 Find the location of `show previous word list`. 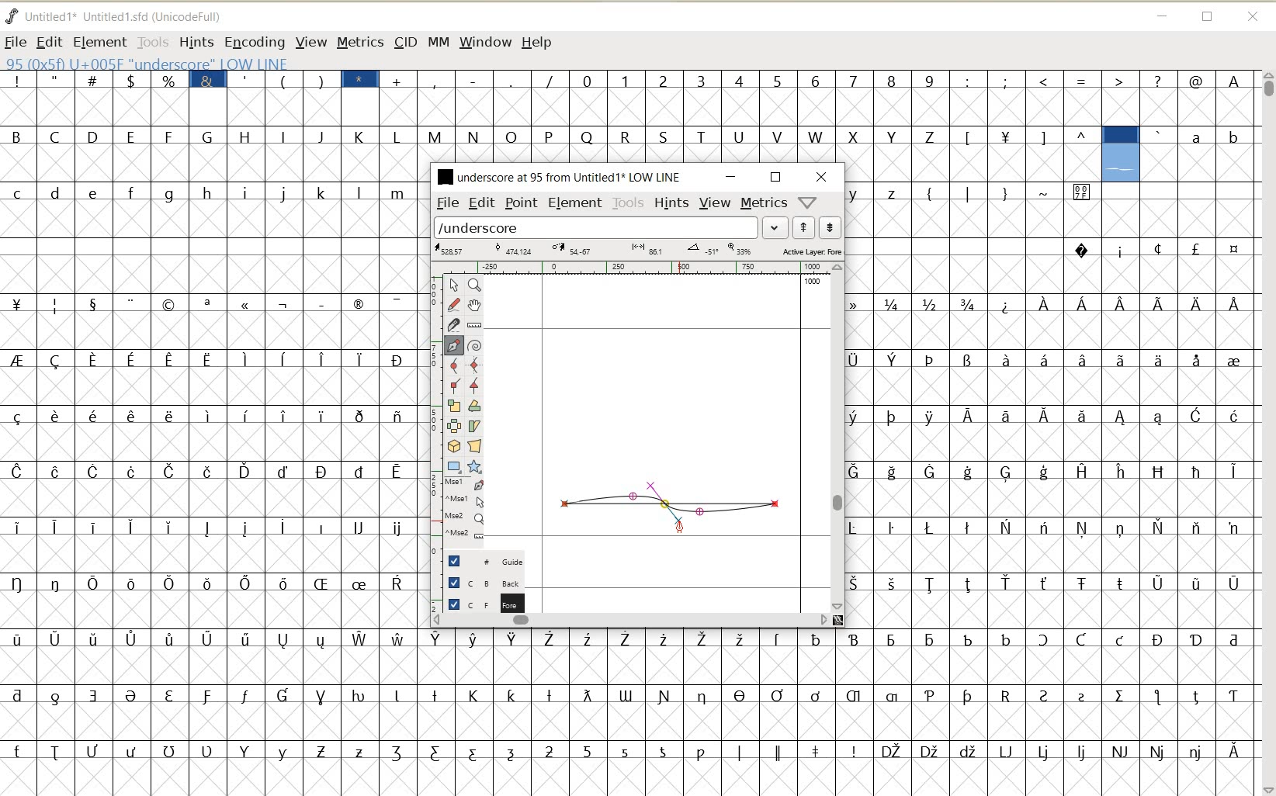

show previous word list is located at coordinates (804, 227).